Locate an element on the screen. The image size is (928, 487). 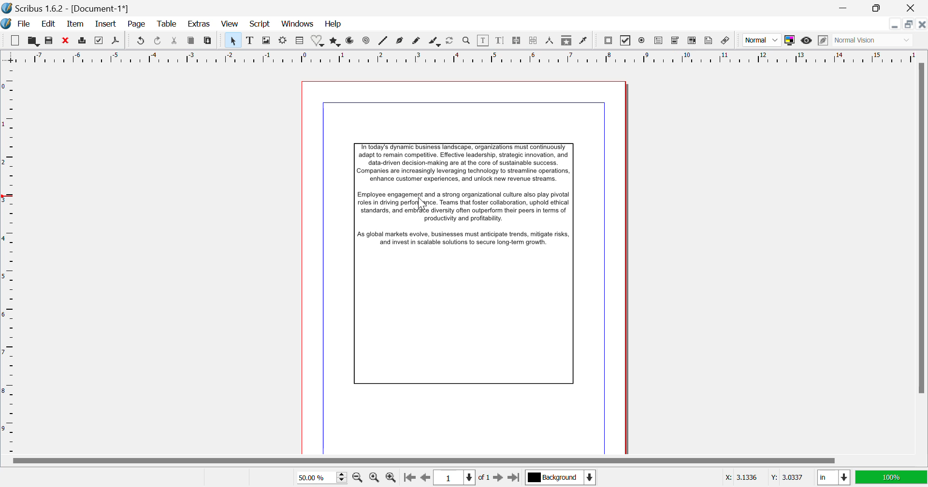
Zoom to 100% is located at coordinates (375, 477).